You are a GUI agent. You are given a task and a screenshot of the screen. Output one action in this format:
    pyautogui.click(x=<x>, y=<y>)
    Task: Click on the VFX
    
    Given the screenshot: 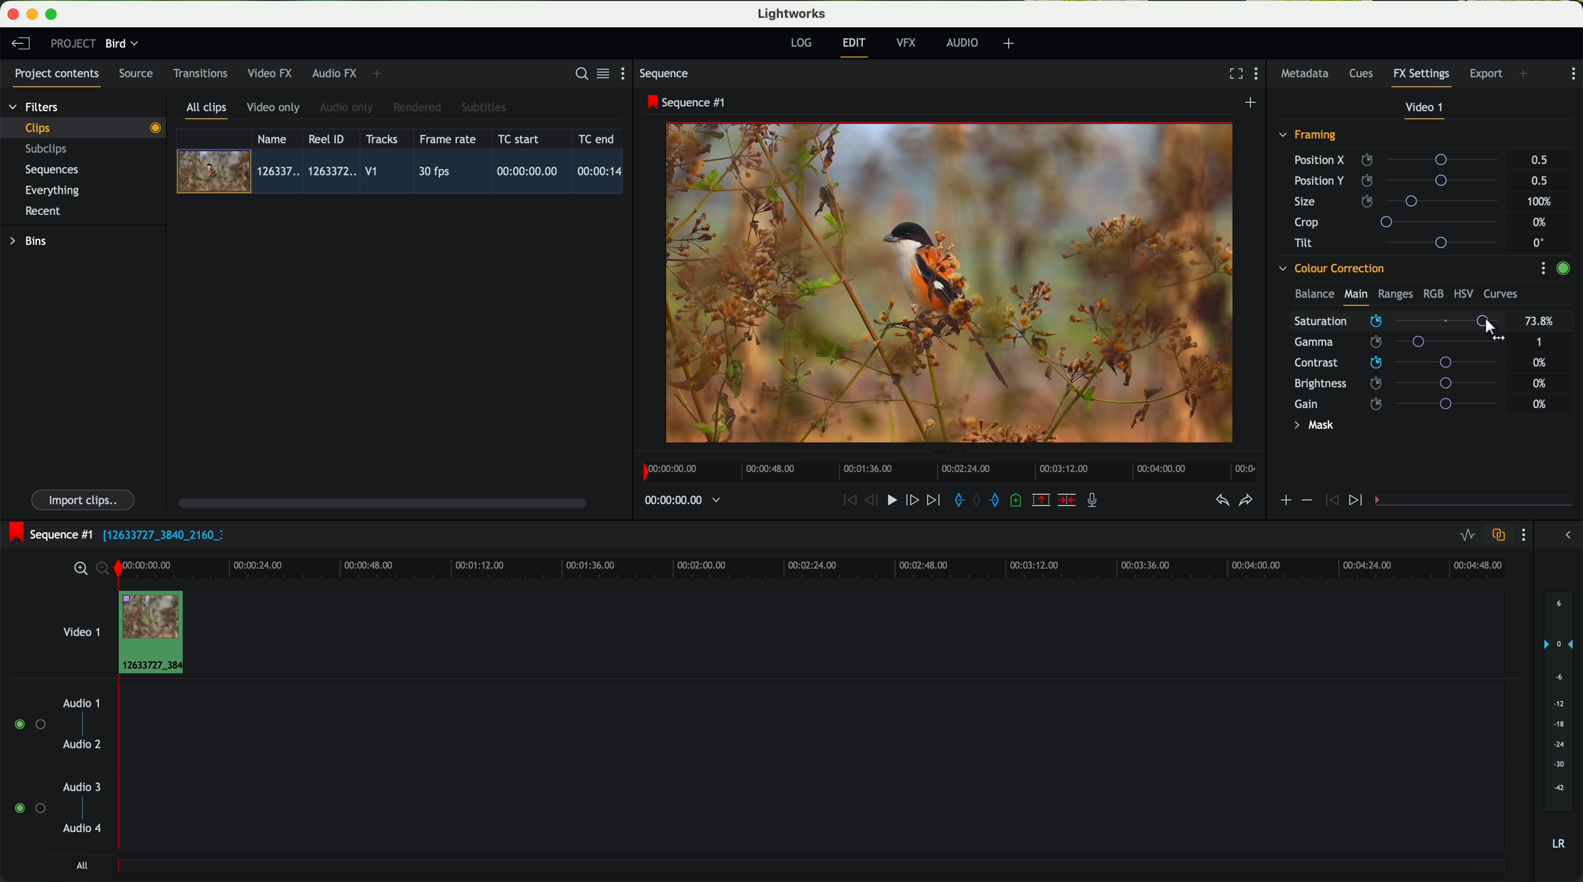 What is the action you would take?
    pyautogui.click(x=909, y=43)
    